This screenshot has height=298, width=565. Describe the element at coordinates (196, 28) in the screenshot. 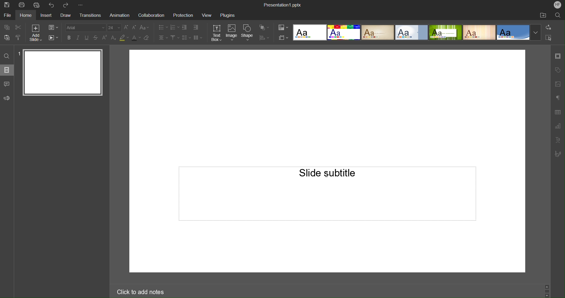

I see `Decrease Indent` at that location.